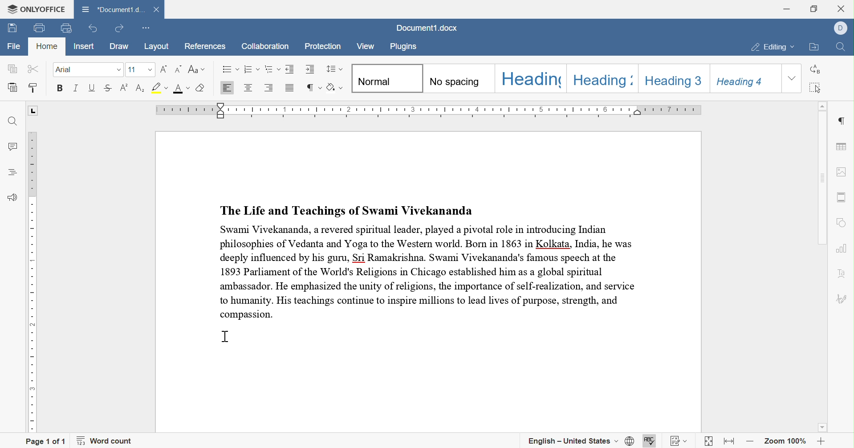 Image resolution: width=854 pixels, height=448 pixels. Describe the element at coordinates (12, 122) in the screenshot. I see `find` at that location.